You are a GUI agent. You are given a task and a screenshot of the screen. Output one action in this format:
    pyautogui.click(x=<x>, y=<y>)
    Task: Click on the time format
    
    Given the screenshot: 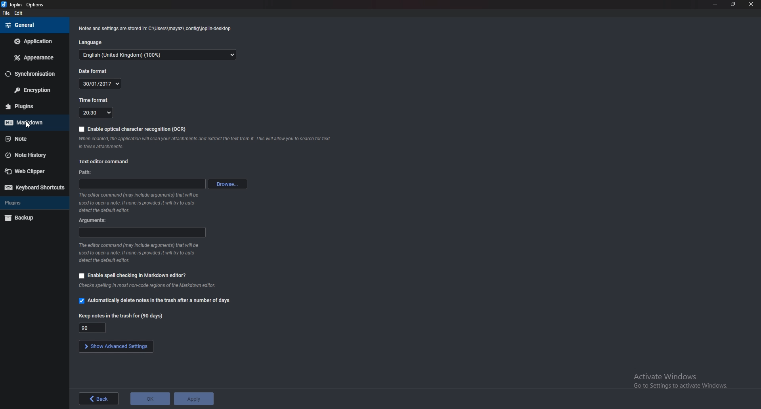 What is the action you would take?
    pyautogui.click(x=95, y=100)
    